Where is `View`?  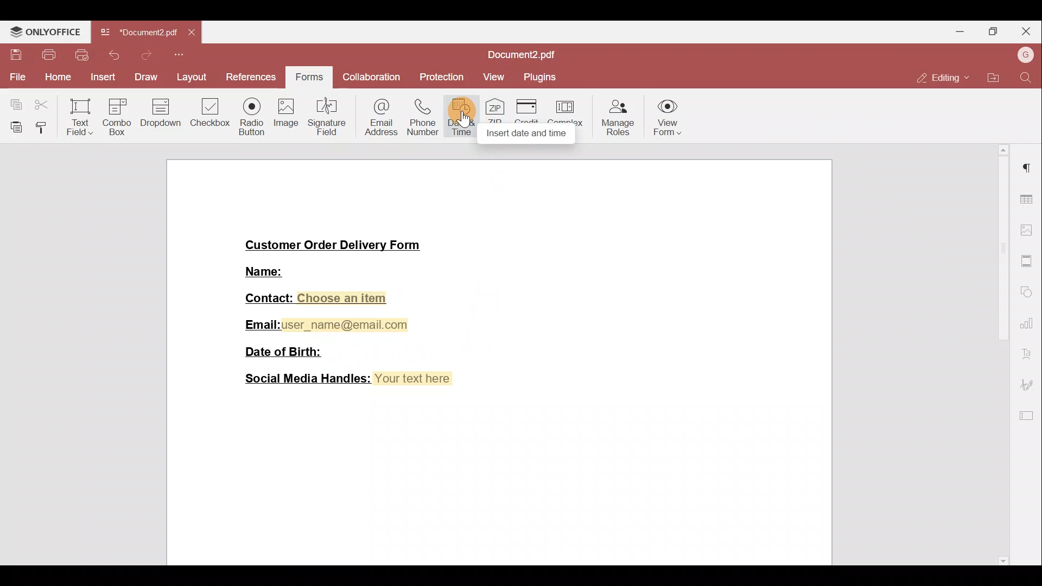 View is located at coordinates (497, 75).